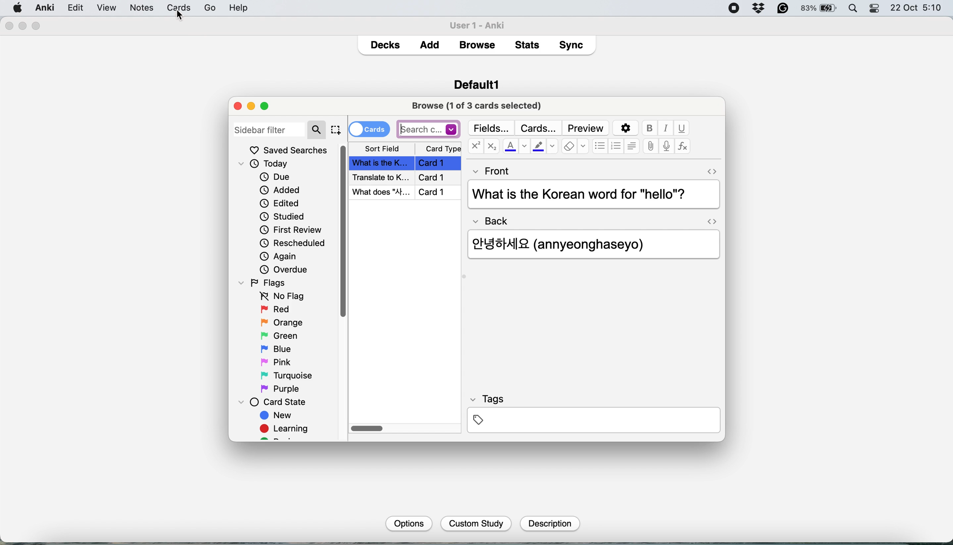 The image size is (953, 545). Describe the element at coordinates (682, 128) in the screenshot. I see `underline` at that location.